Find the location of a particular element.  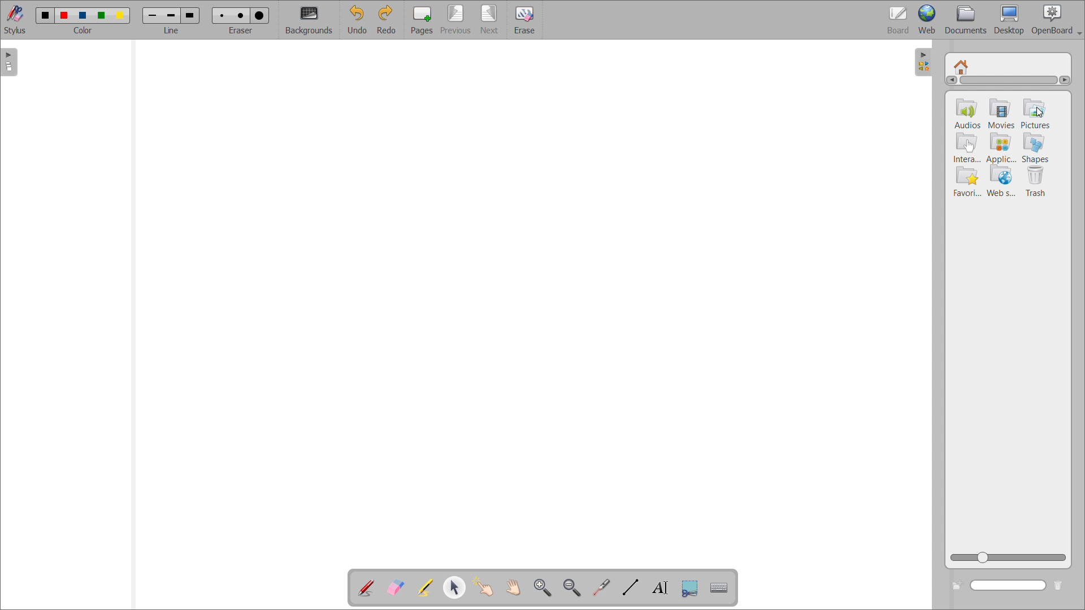

interact with items is located at coordinates (484, 586).